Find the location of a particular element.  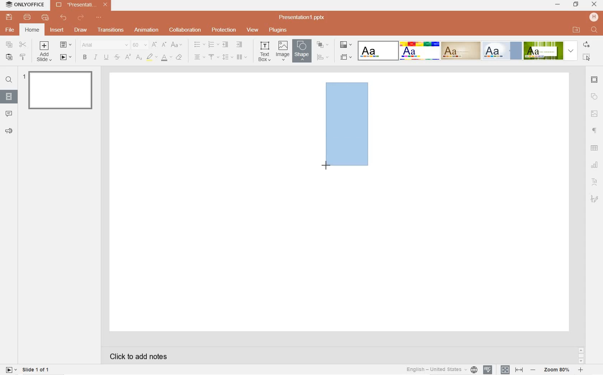

start slide show is located at coordinates (11, 369).